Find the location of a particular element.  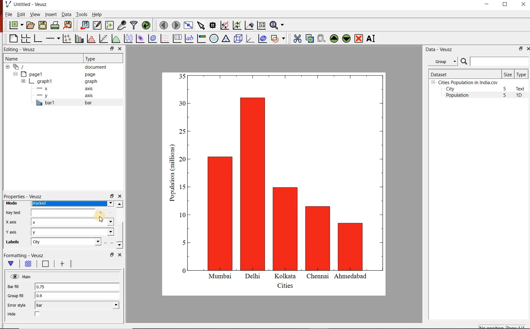

x axis is located at coordinates (66, 89).